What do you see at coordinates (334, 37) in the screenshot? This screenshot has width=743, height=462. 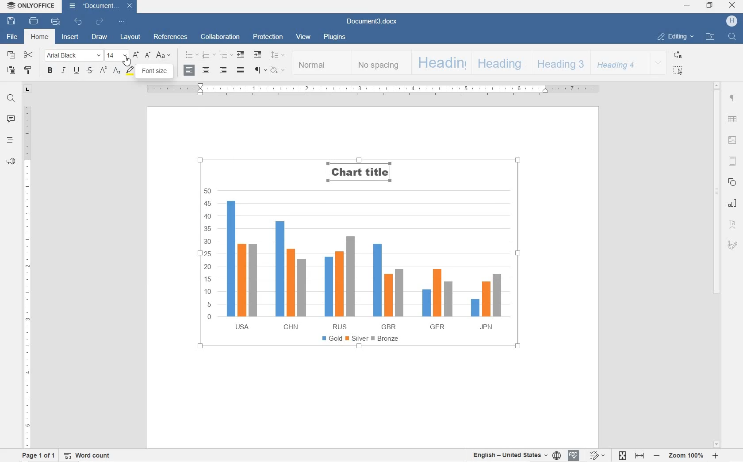 I see `PLUGINS` at bounding box center [334, 37].